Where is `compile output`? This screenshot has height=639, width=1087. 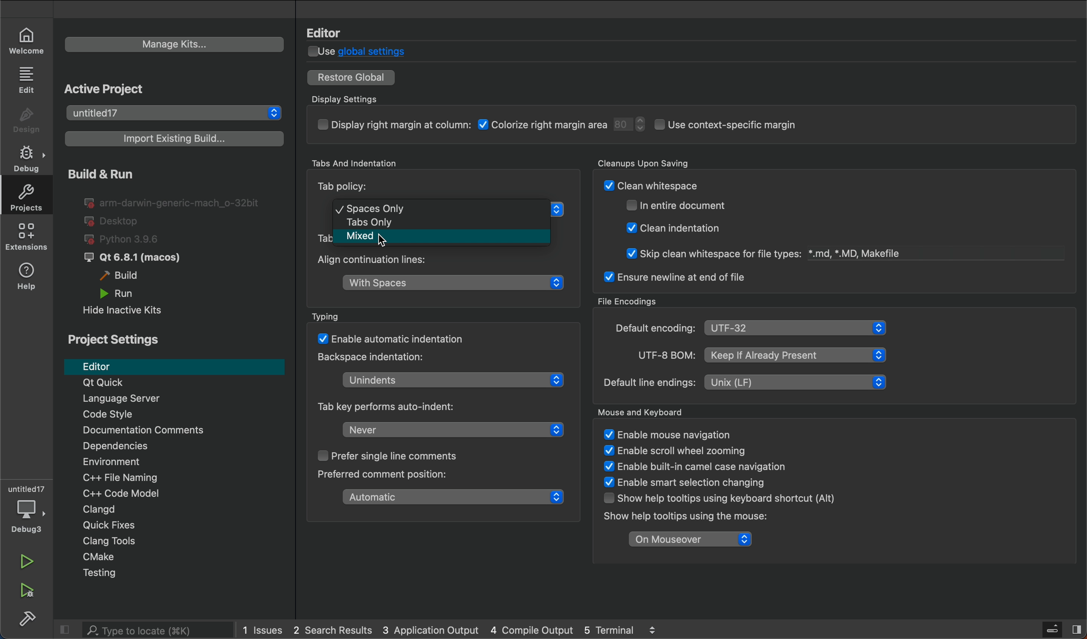
compile output is located at coordinates (531, 630).